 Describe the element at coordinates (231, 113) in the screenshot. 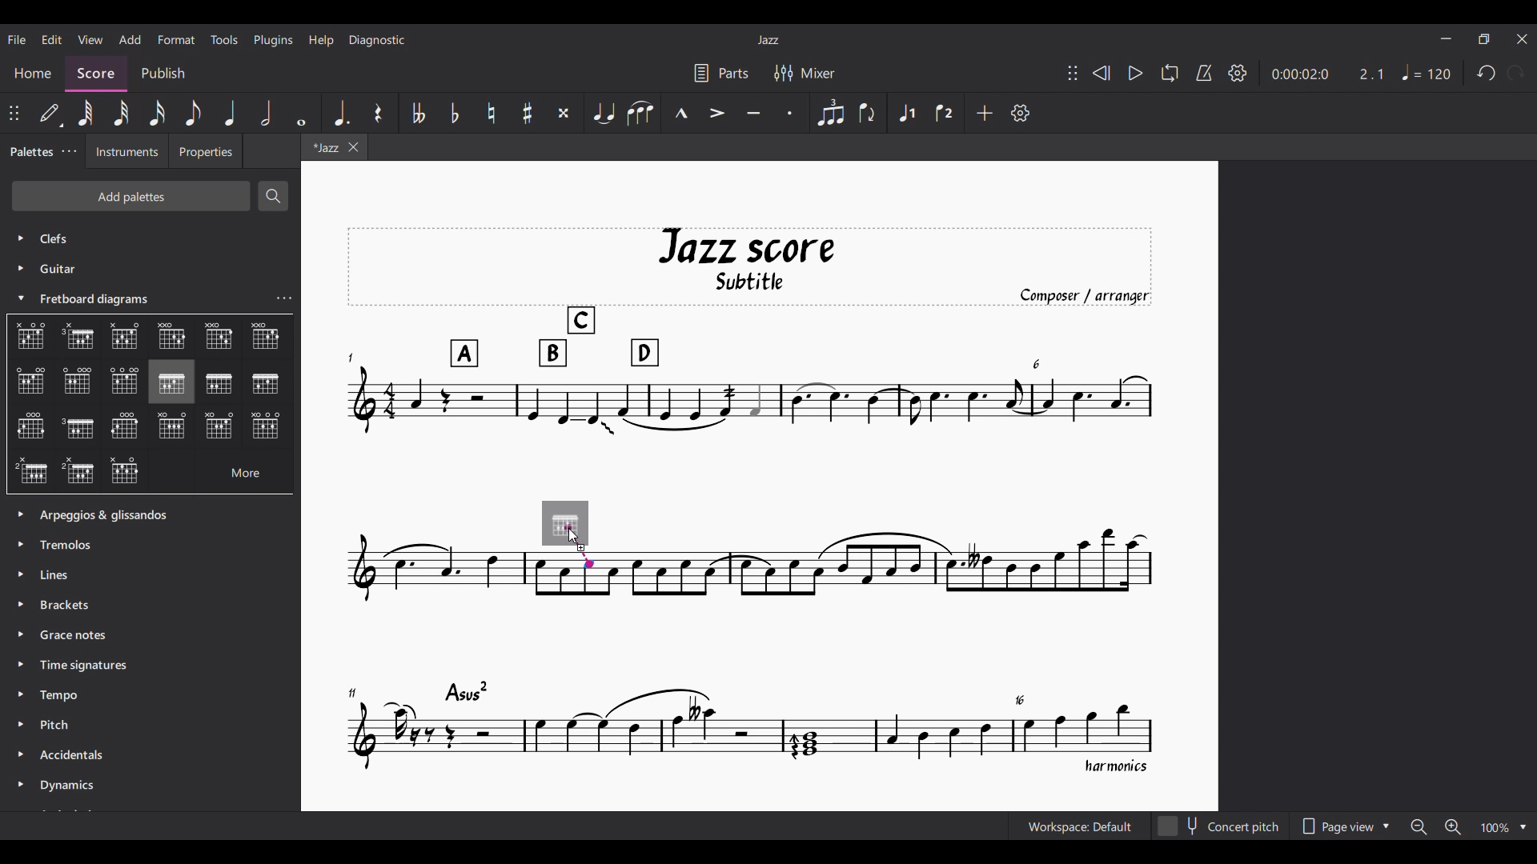

I see `Quarter note` at that location.